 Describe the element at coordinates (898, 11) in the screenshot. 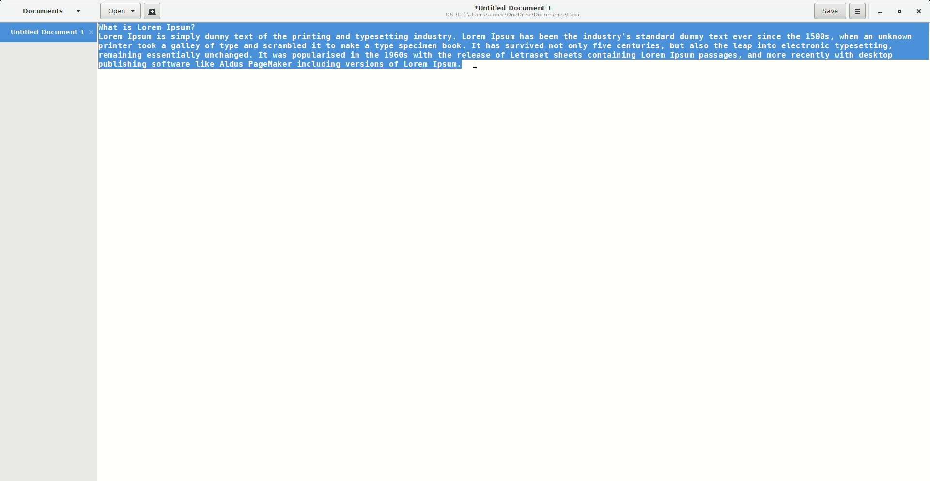

I see `Restore` at that location.